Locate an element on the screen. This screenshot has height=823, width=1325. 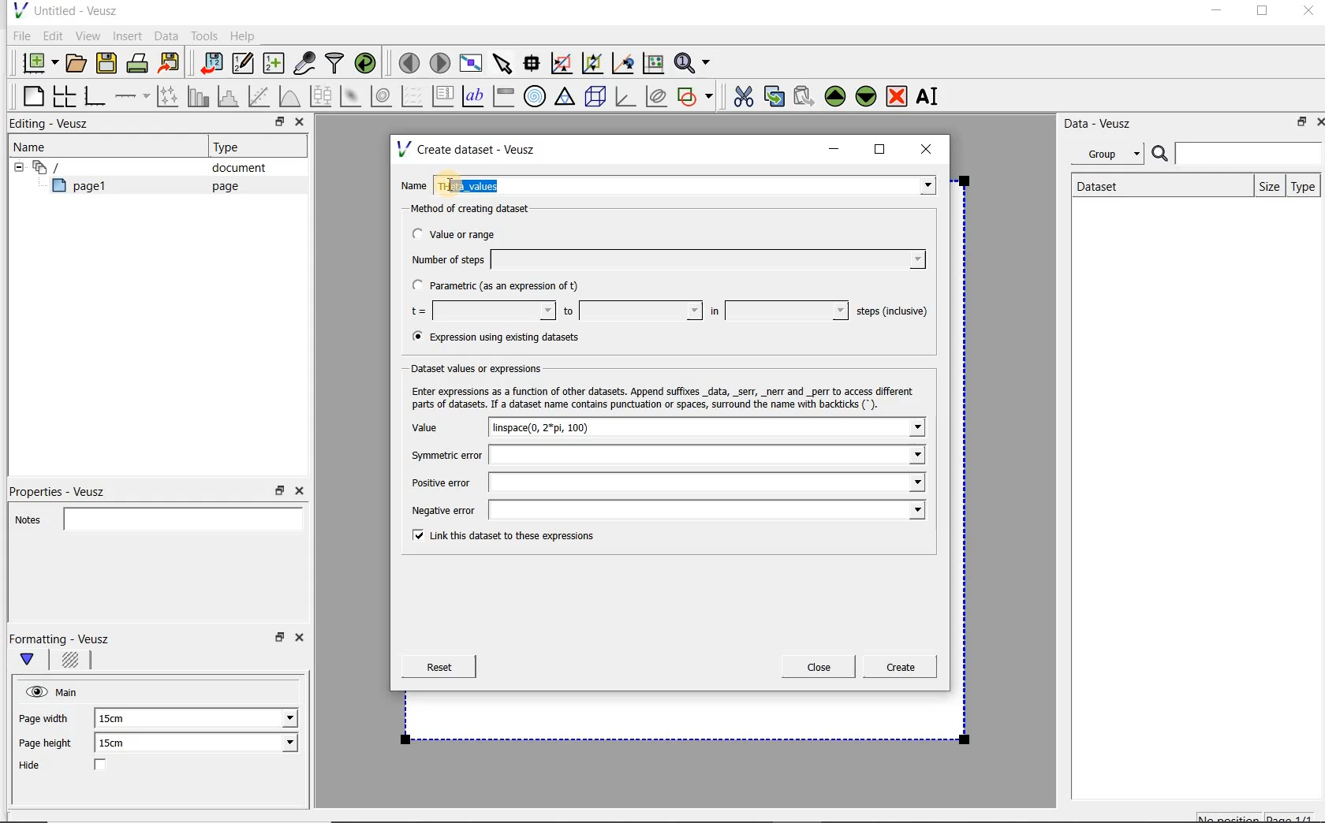
Type is located at coordinates (233, 147).